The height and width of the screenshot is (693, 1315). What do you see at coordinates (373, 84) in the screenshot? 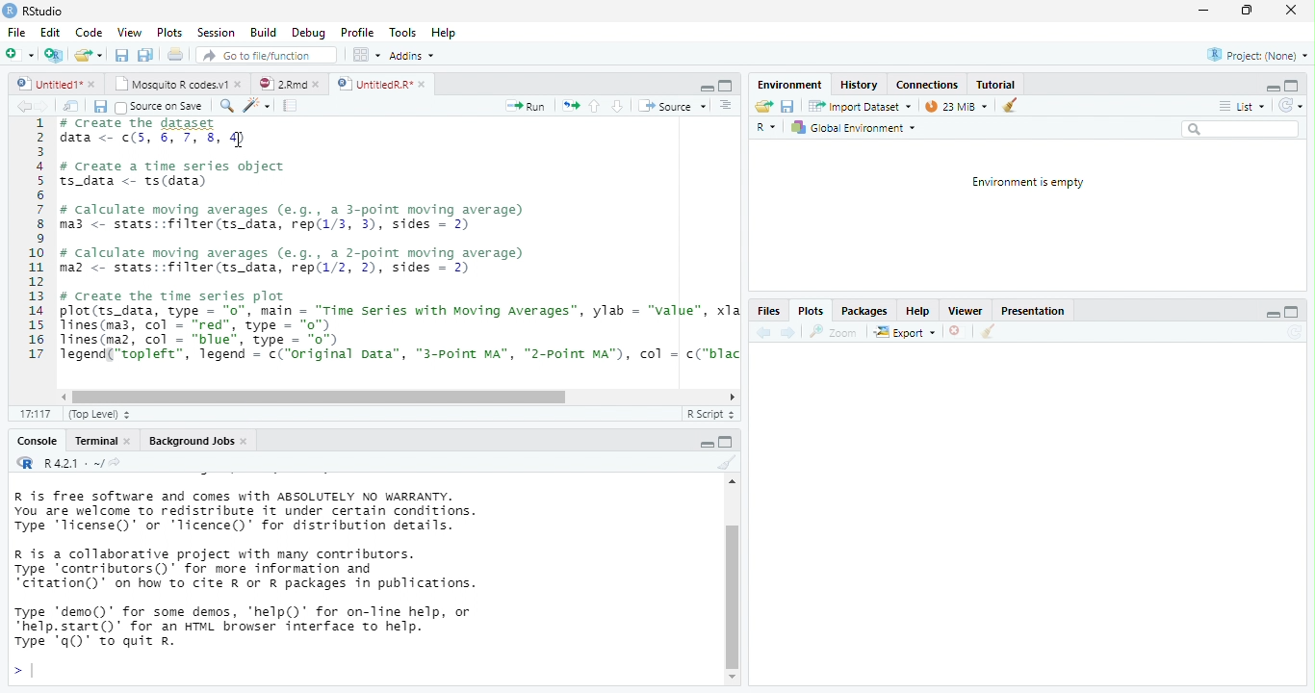
I see `UntitiedR.R"` at bounding box center [373, 84].